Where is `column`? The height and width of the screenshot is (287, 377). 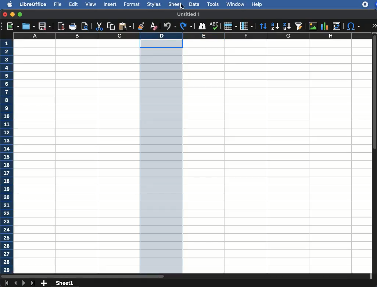
column is located at coordinates (193, 36).